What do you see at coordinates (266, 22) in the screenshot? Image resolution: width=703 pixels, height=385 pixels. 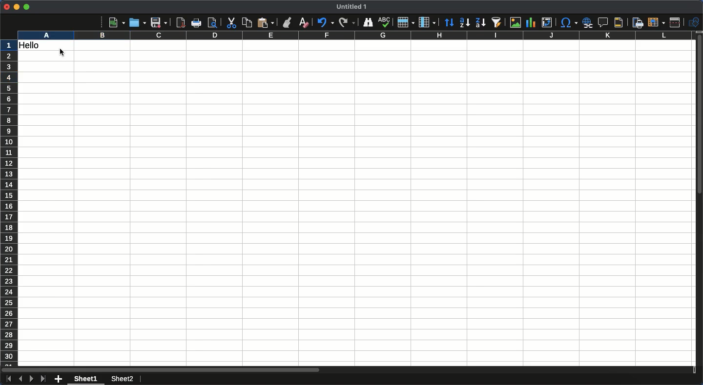 I see `Paste` at bounding box center [266, 22].